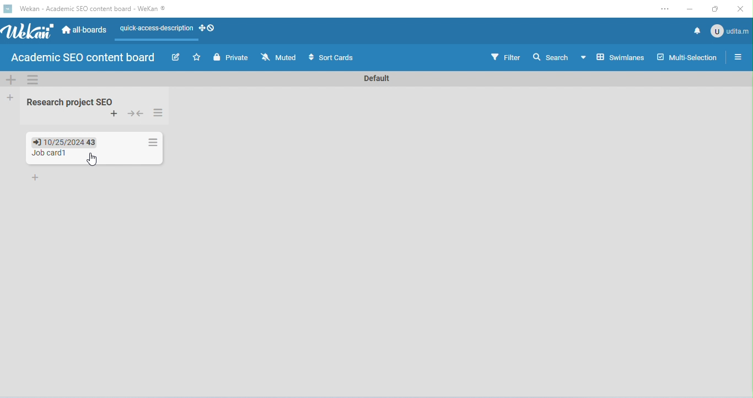 The width and height of the screenshot is (753, 398). What do you see at coordinates (34, 79) in the screenshot?
I see `swimlane actions` at bounding box center [34, 79].